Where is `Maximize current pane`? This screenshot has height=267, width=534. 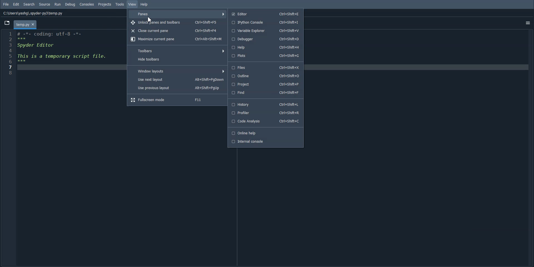 Maximize current pane is located at coordinates (177, 39).